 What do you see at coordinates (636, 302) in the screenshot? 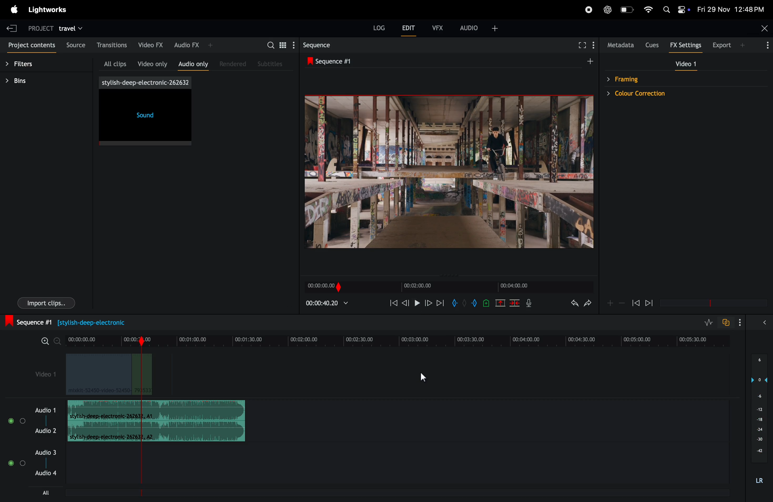
I see `previous frame` at bounding box center [636, 302].